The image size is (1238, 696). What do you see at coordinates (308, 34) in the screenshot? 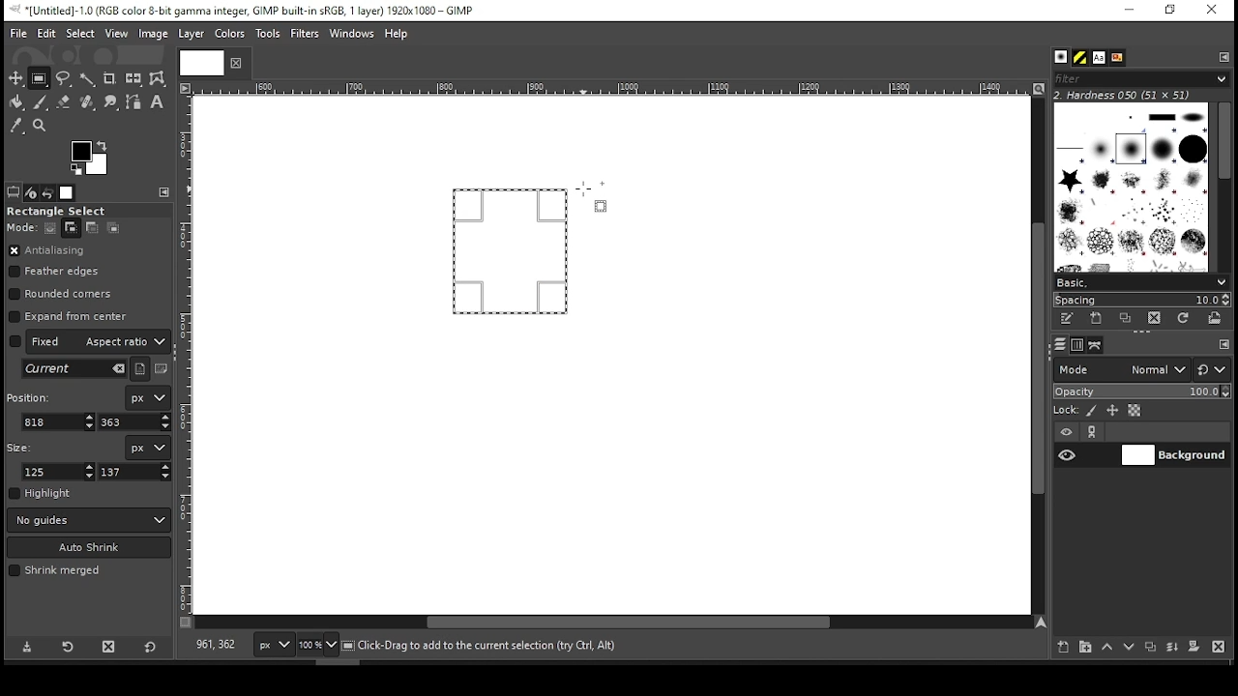
I see `filters` at bounding box center [308, 34].